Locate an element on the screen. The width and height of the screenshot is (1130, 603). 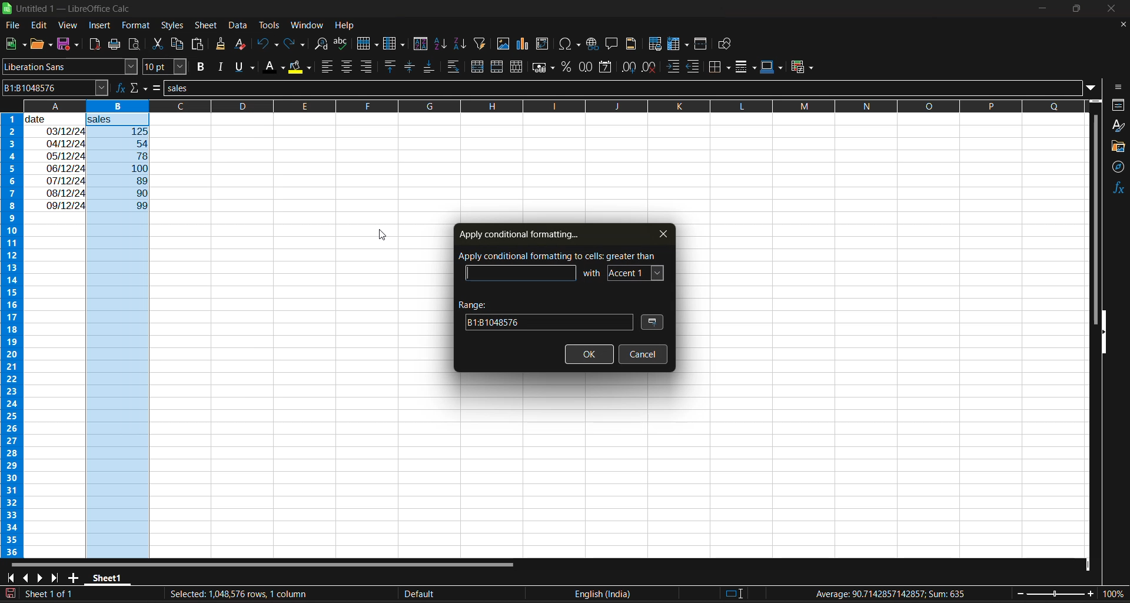
format as percent is located at coordinates (567, 67).